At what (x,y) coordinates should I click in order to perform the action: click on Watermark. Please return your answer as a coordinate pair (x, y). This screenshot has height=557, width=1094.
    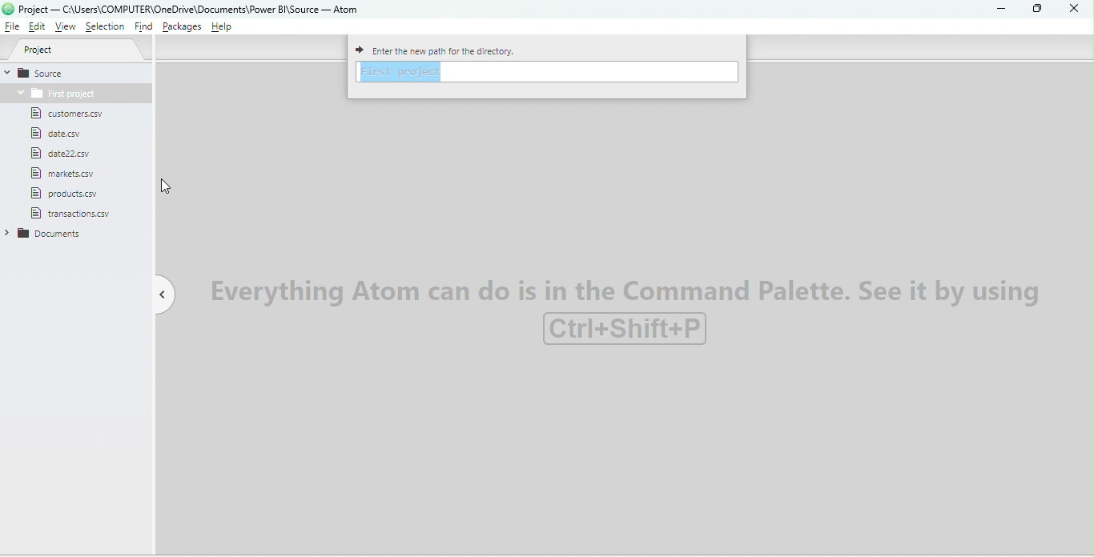
    Looking at the image, I should click on (629, 309).